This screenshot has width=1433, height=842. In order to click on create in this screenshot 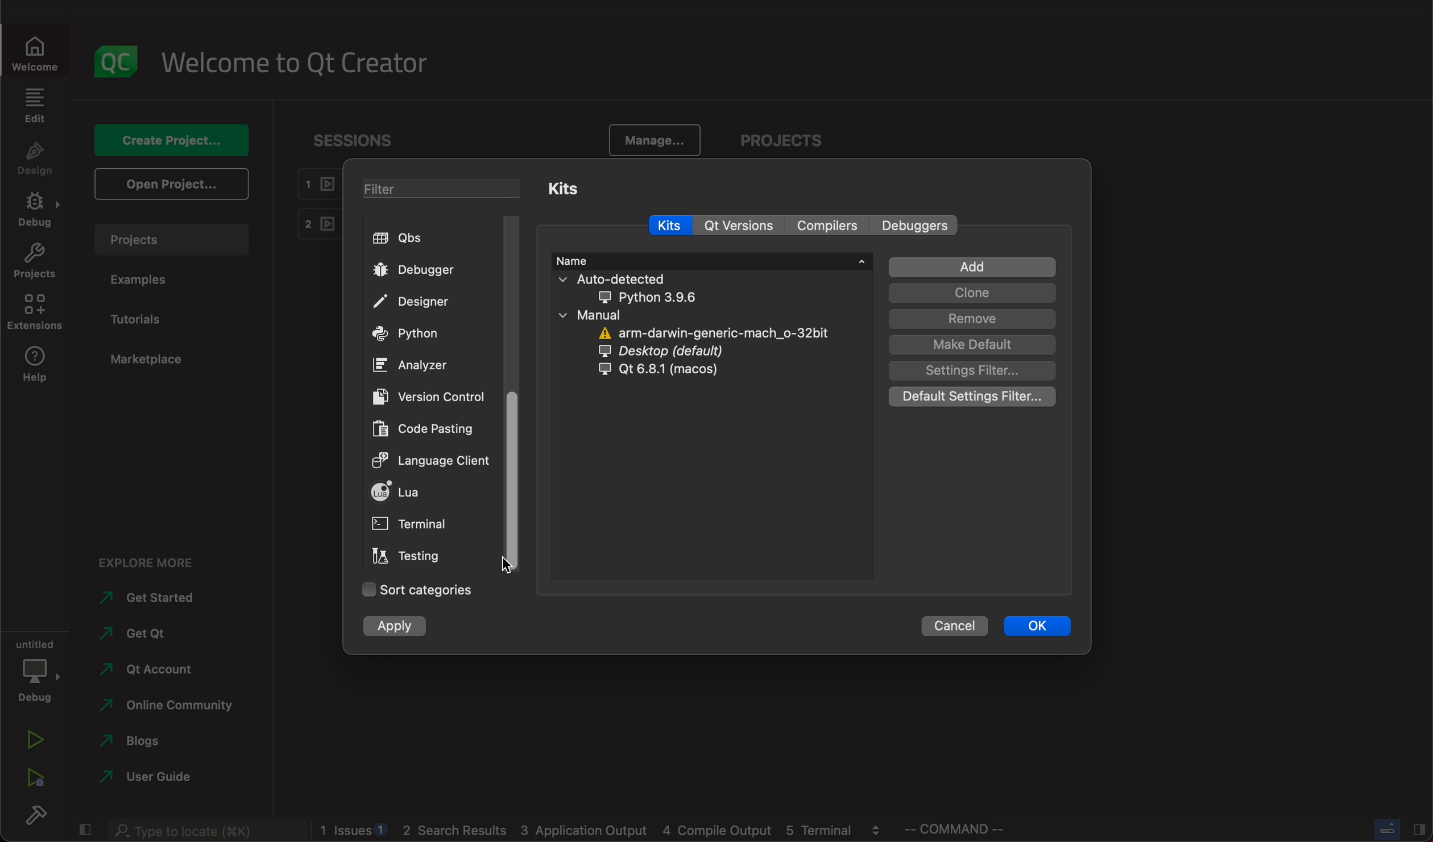, I will do `click(168, 142)`.